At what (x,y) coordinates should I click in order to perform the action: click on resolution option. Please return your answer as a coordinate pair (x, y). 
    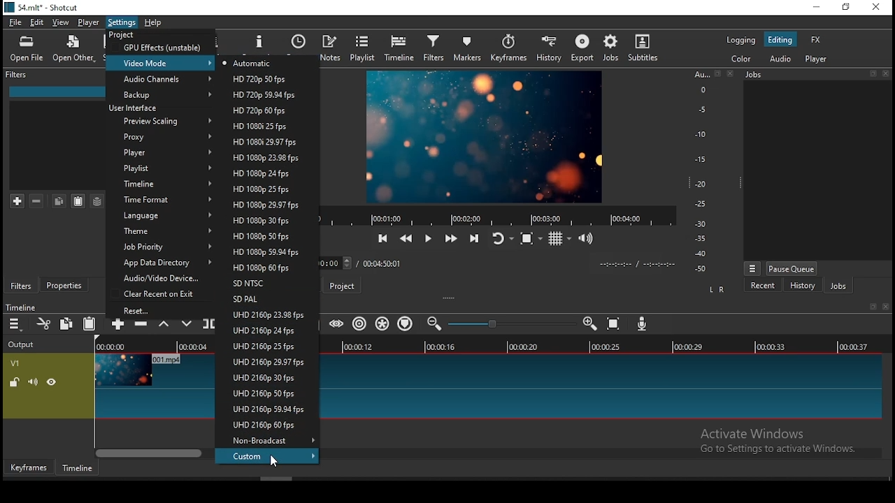
    Looking at the image, I should click on (265, 377).